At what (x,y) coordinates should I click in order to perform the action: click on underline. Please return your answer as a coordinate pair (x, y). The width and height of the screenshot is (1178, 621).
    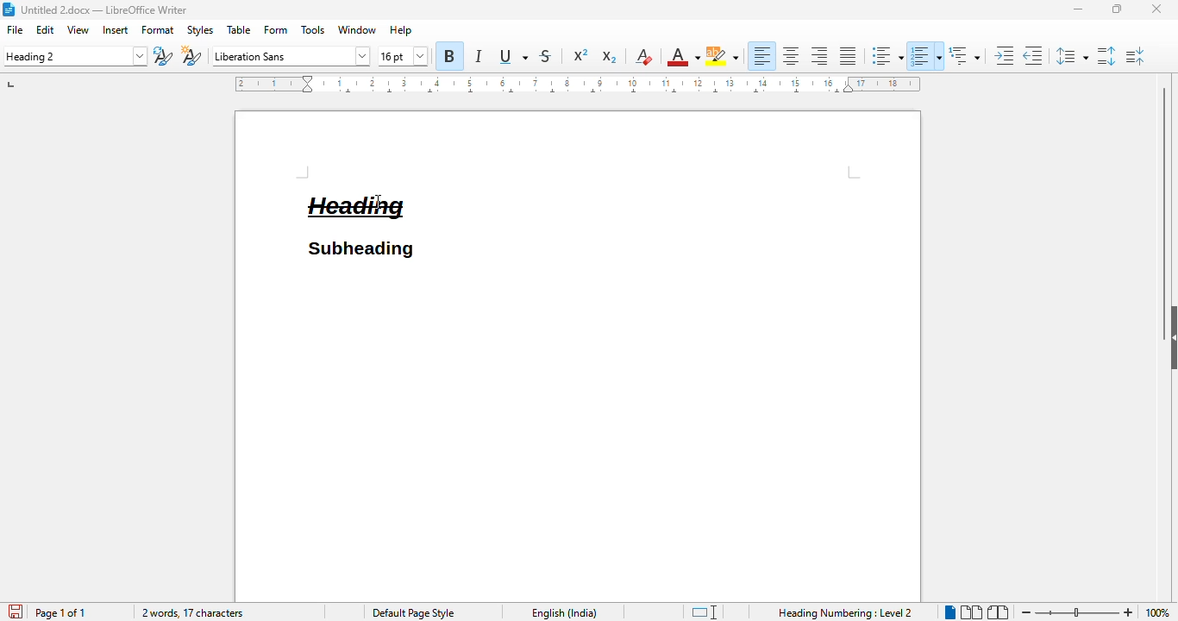
    Looking at the image, I should click on (514, 56).